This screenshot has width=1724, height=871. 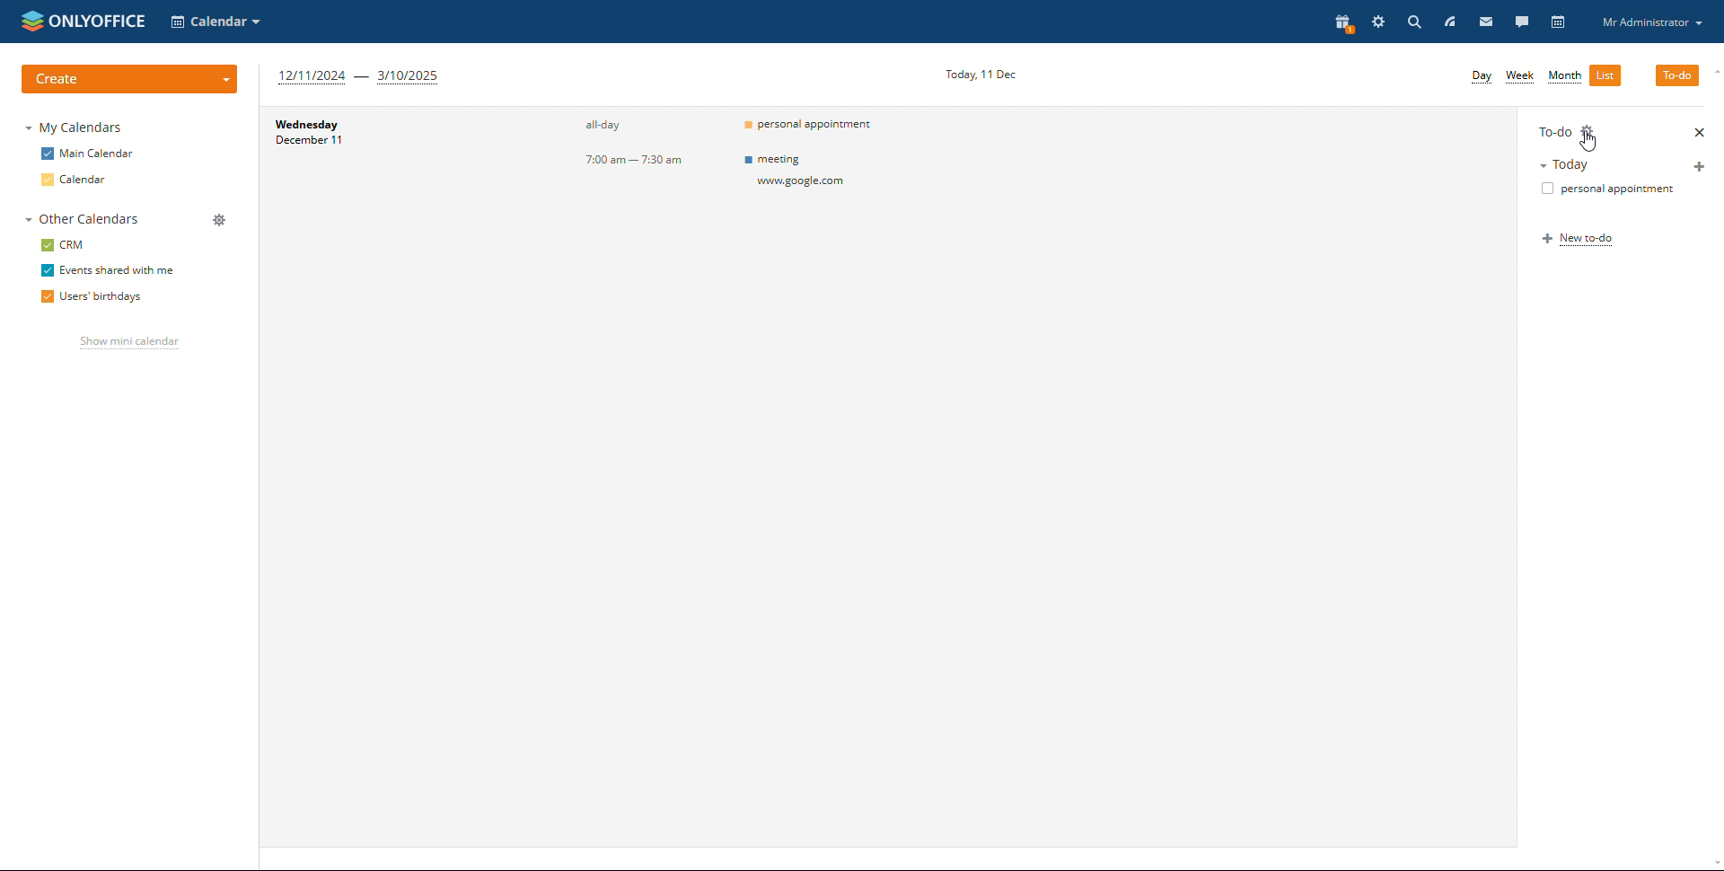 I want to click on present, so click(x=1342, y=23).